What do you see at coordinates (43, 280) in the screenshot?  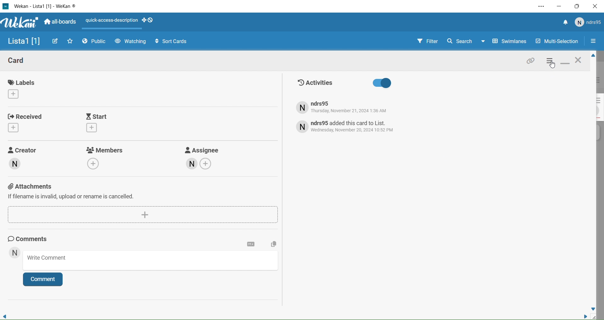 I see `Comment` at bounding box center [43, 280].